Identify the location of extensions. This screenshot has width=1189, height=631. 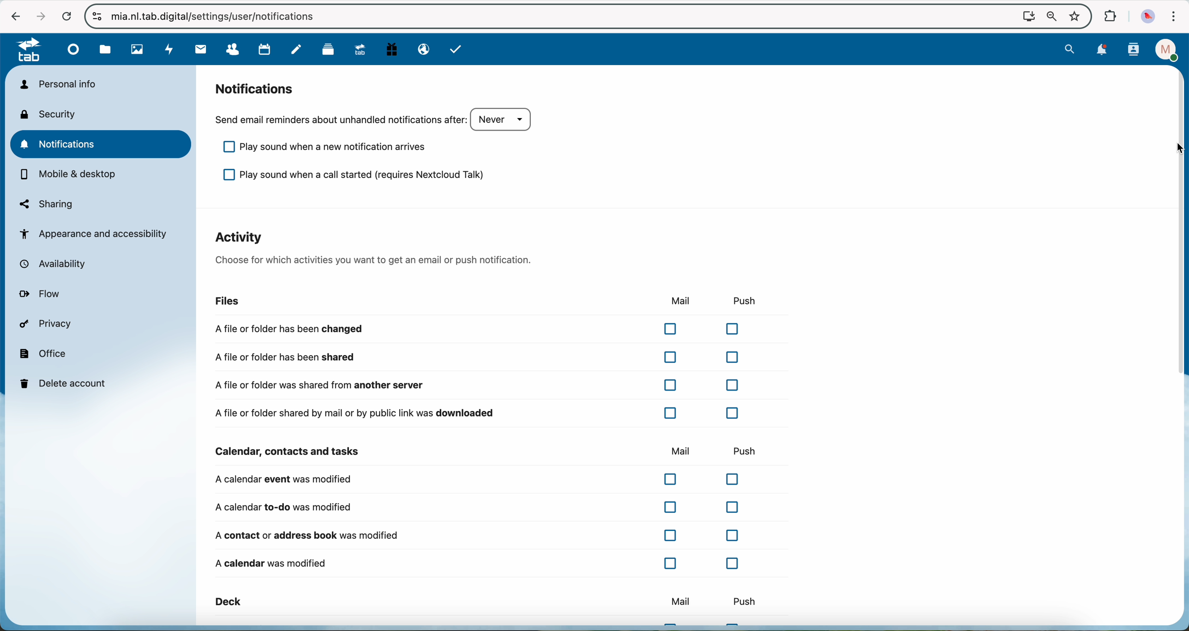
(1110, 17).